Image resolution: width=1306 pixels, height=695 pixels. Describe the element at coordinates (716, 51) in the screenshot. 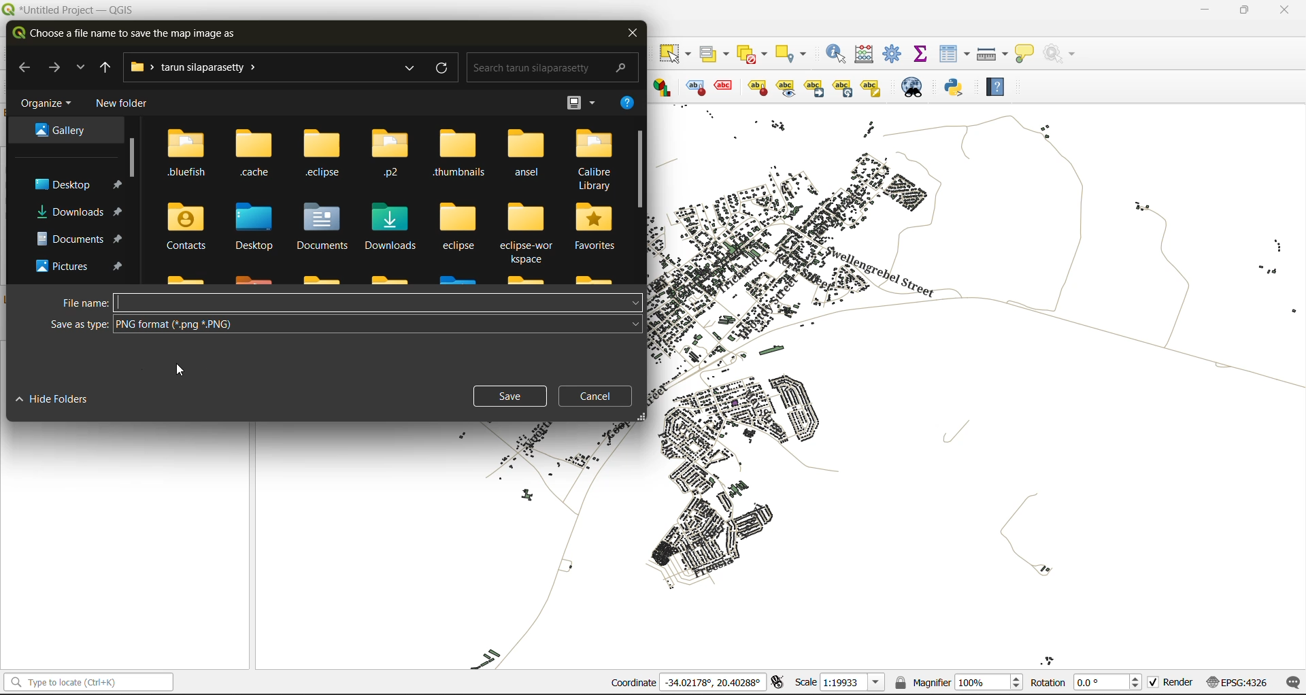

I see `select value` at that location.